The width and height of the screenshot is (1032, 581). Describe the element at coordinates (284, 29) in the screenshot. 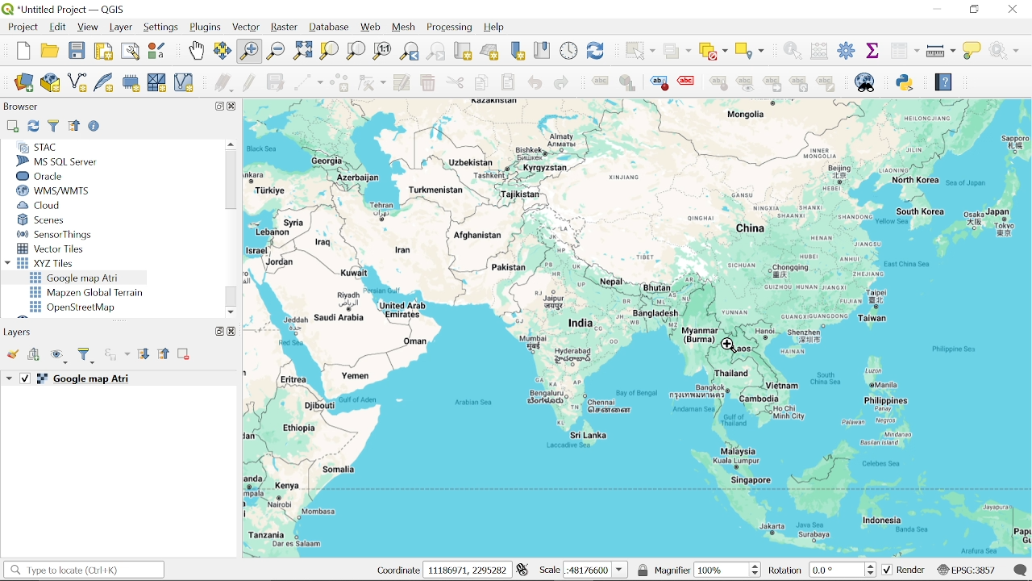

I see `Raster` at that location.